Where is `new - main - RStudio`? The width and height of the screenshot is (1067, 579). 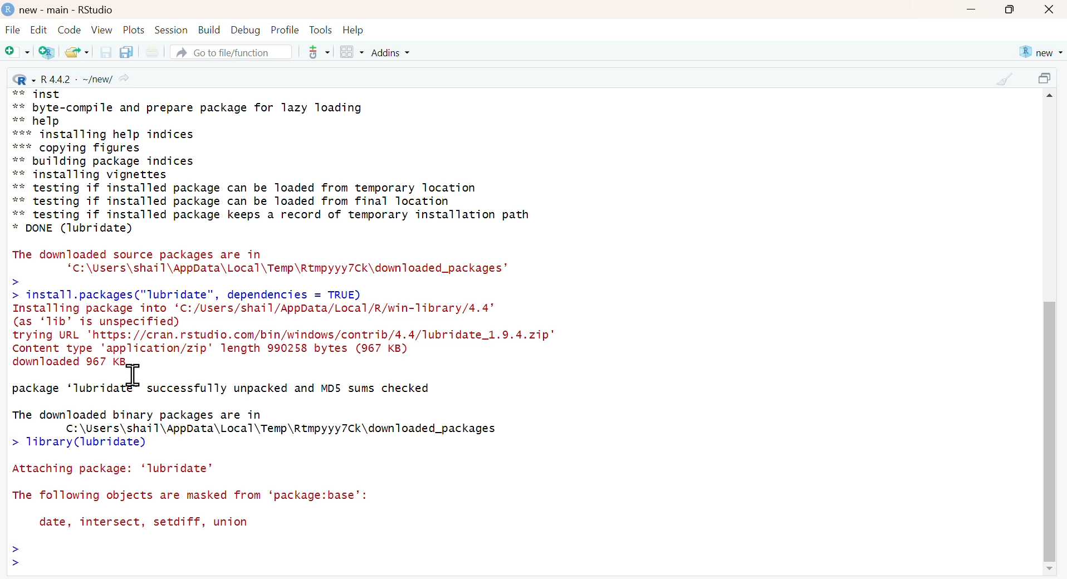 new - main - RStudio is located at coordinates (68, 10).